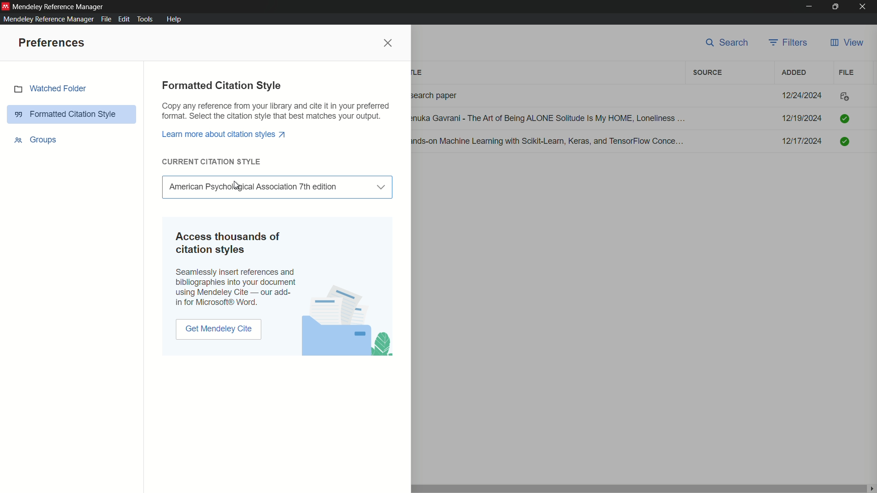  What do you see at coordinates (213, 162) in the screenshot?
I see `current citation style` at bounding box center [213, 162].